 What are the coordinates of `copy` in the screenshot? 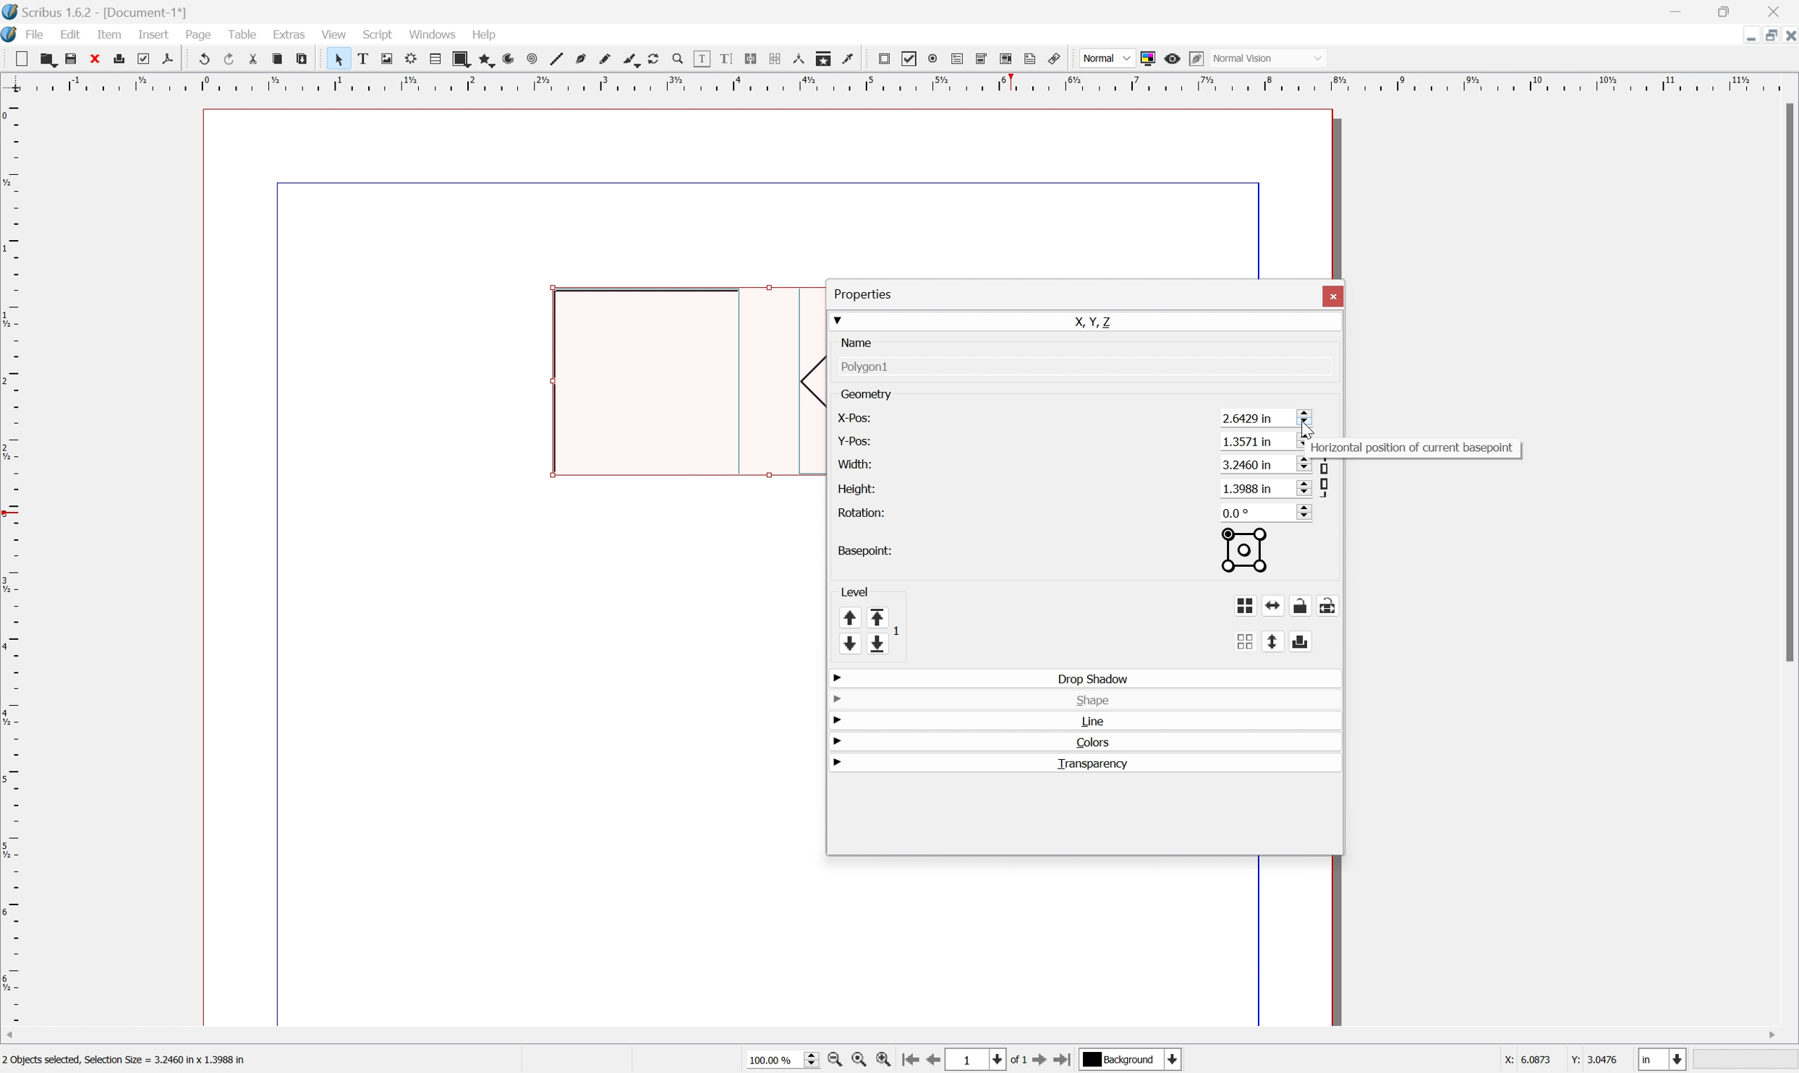 It's located at (276, 58).